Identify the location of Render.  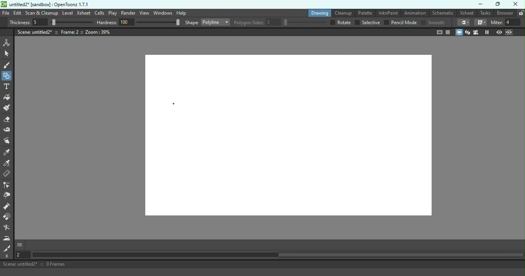
(128, 13).